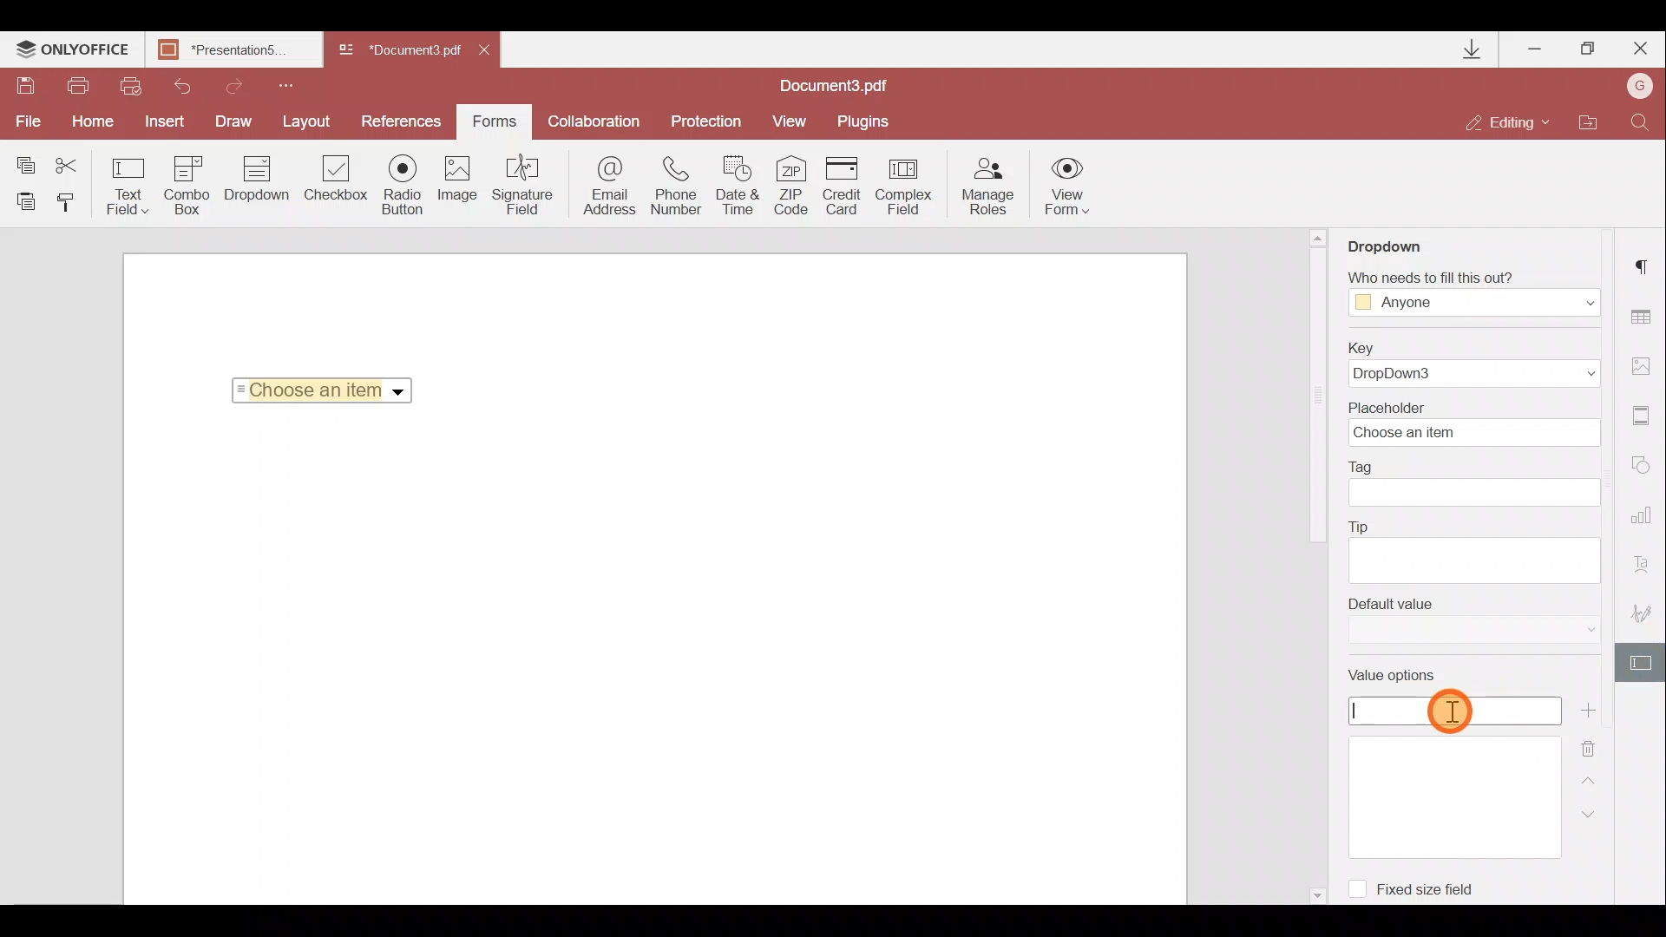 The height and width of the screenshot is (937, 1666). I want to click on Form settings, so click(1641, 661).